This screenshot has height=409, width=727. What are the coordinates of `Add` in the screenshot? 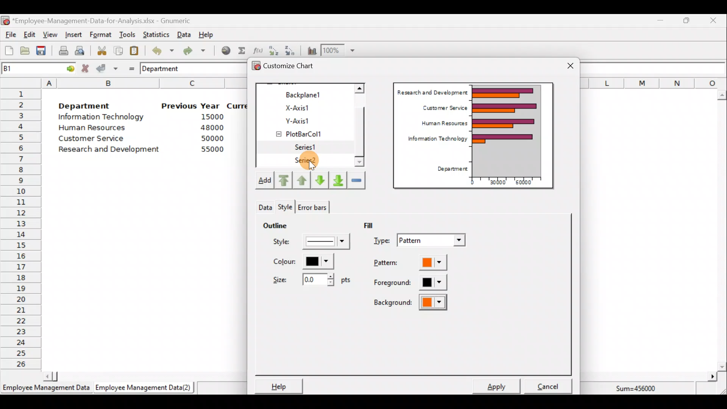 It's located at (264, 182).